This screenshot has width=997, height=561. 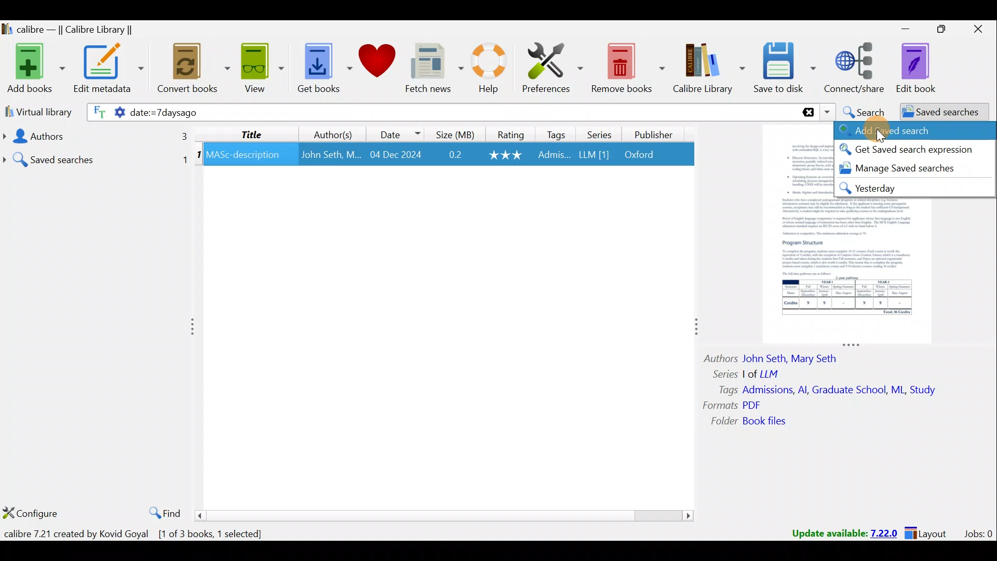 I want to click on Saved searches, so click(x=937, y=112).